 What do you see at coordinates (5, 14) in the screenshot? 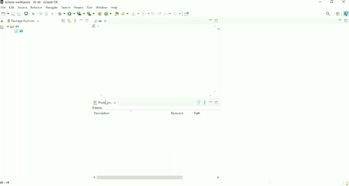
I see `New` at bounding box center [5, 14].